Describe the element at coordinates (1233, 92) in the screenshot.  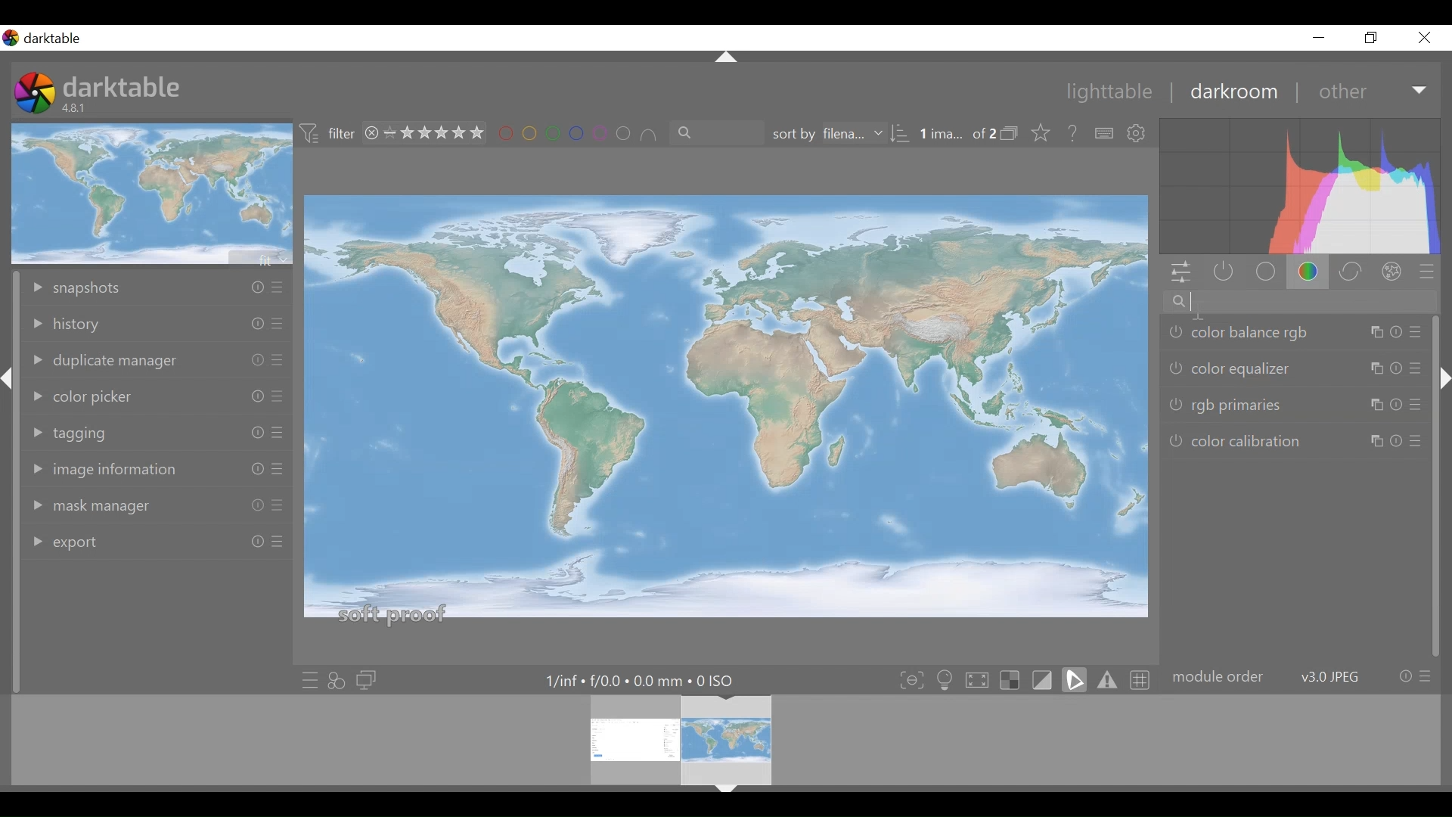
I see `darkroom` at that location.